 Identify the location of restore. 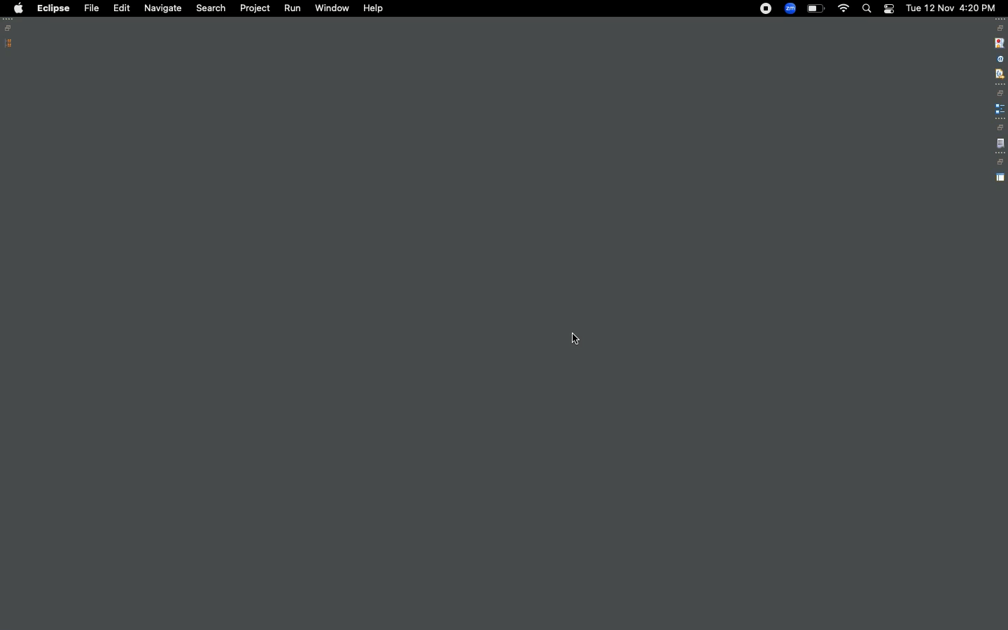
(1000, 127).